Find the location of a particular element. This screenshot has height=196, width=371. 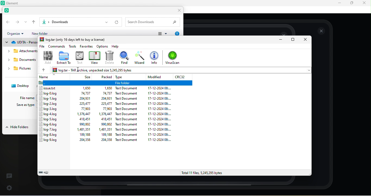

wizard is located at coordinates (138, 58).